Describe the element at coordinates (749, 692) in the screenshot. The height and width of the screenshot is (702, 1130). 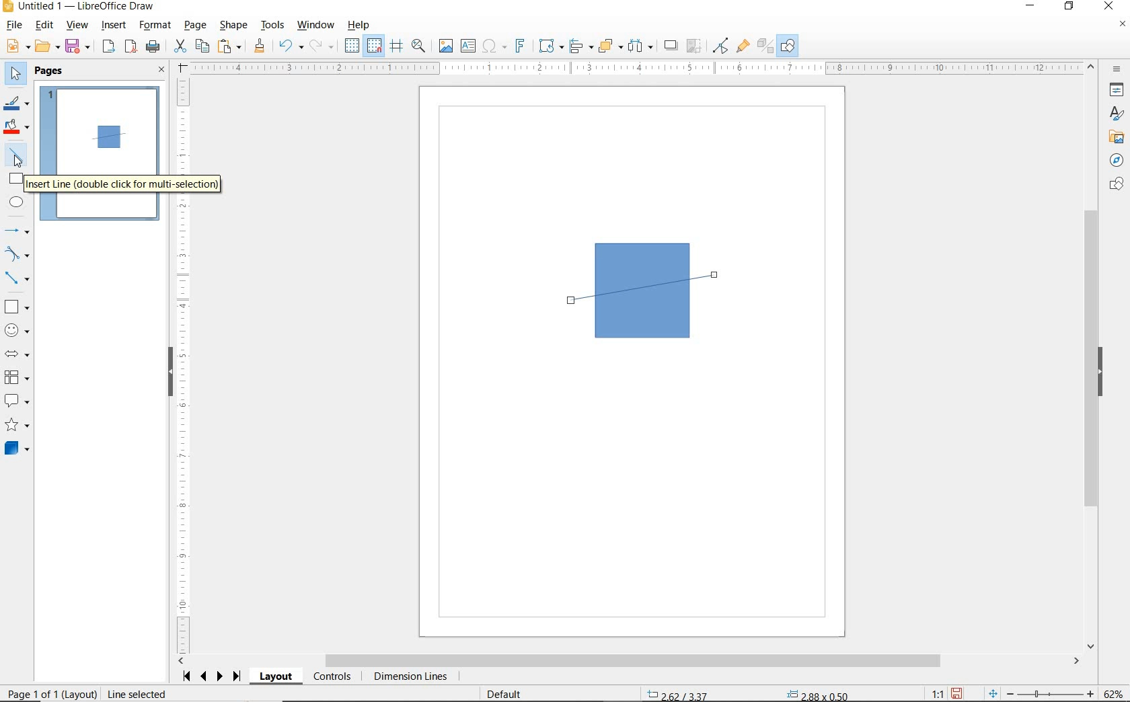
I see `STANDARD SELECTION` at that location.